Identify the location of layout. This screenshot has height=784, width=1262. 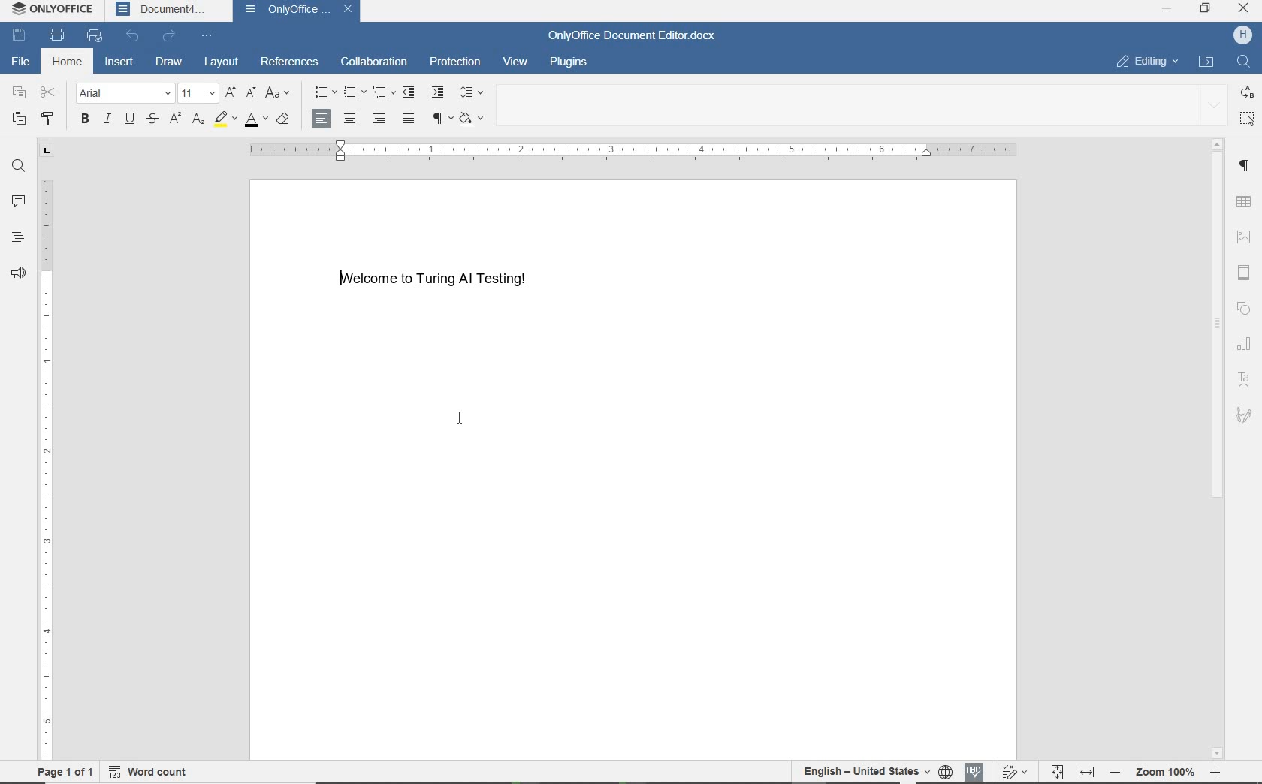
(221, 62).